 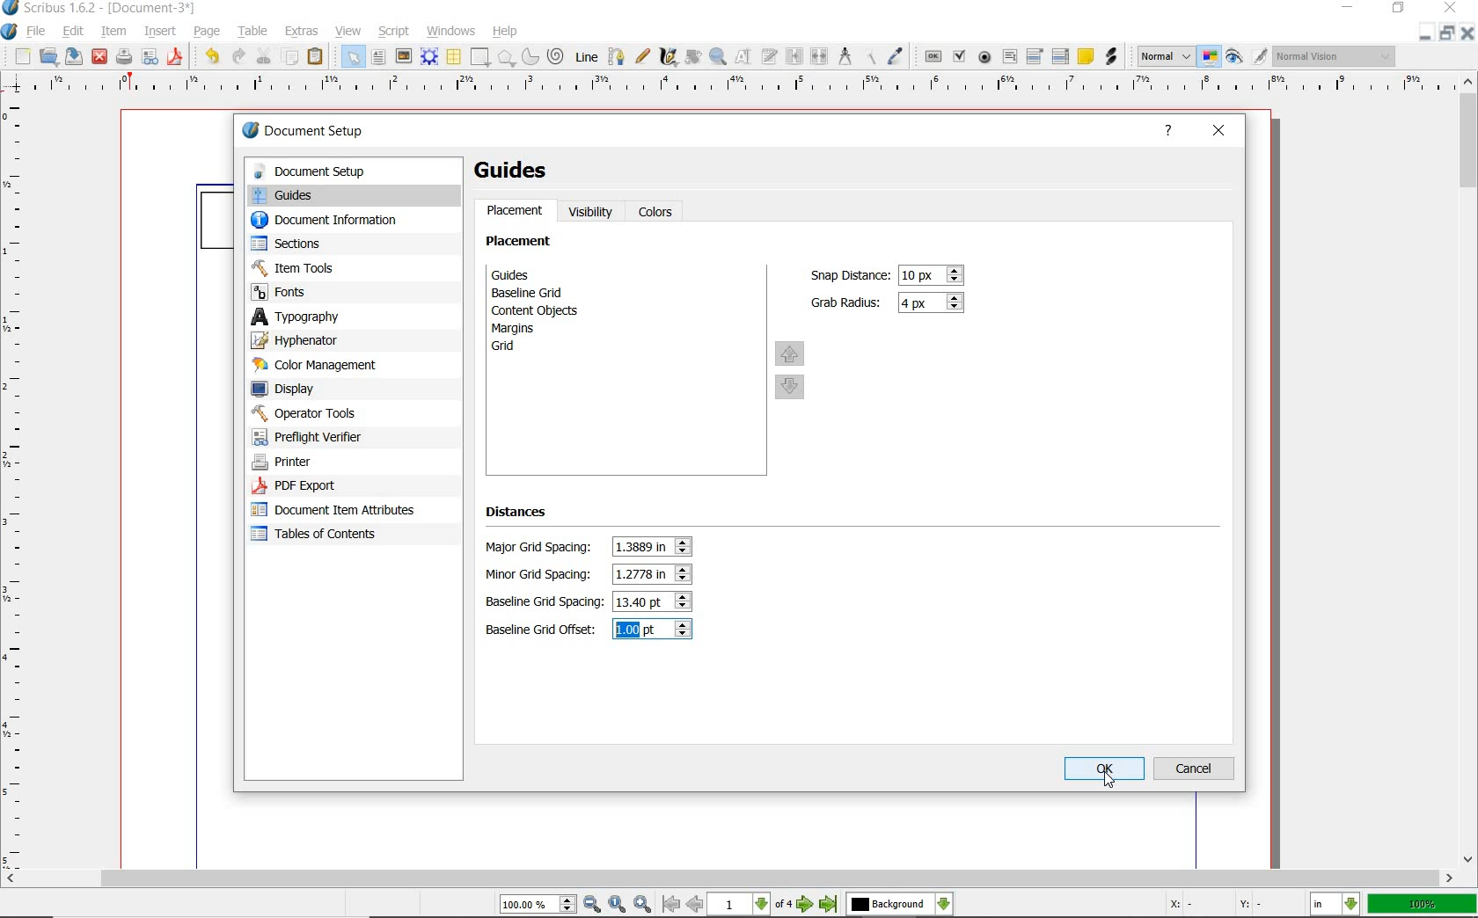 I want to click on open, so click(x=48, y=56).